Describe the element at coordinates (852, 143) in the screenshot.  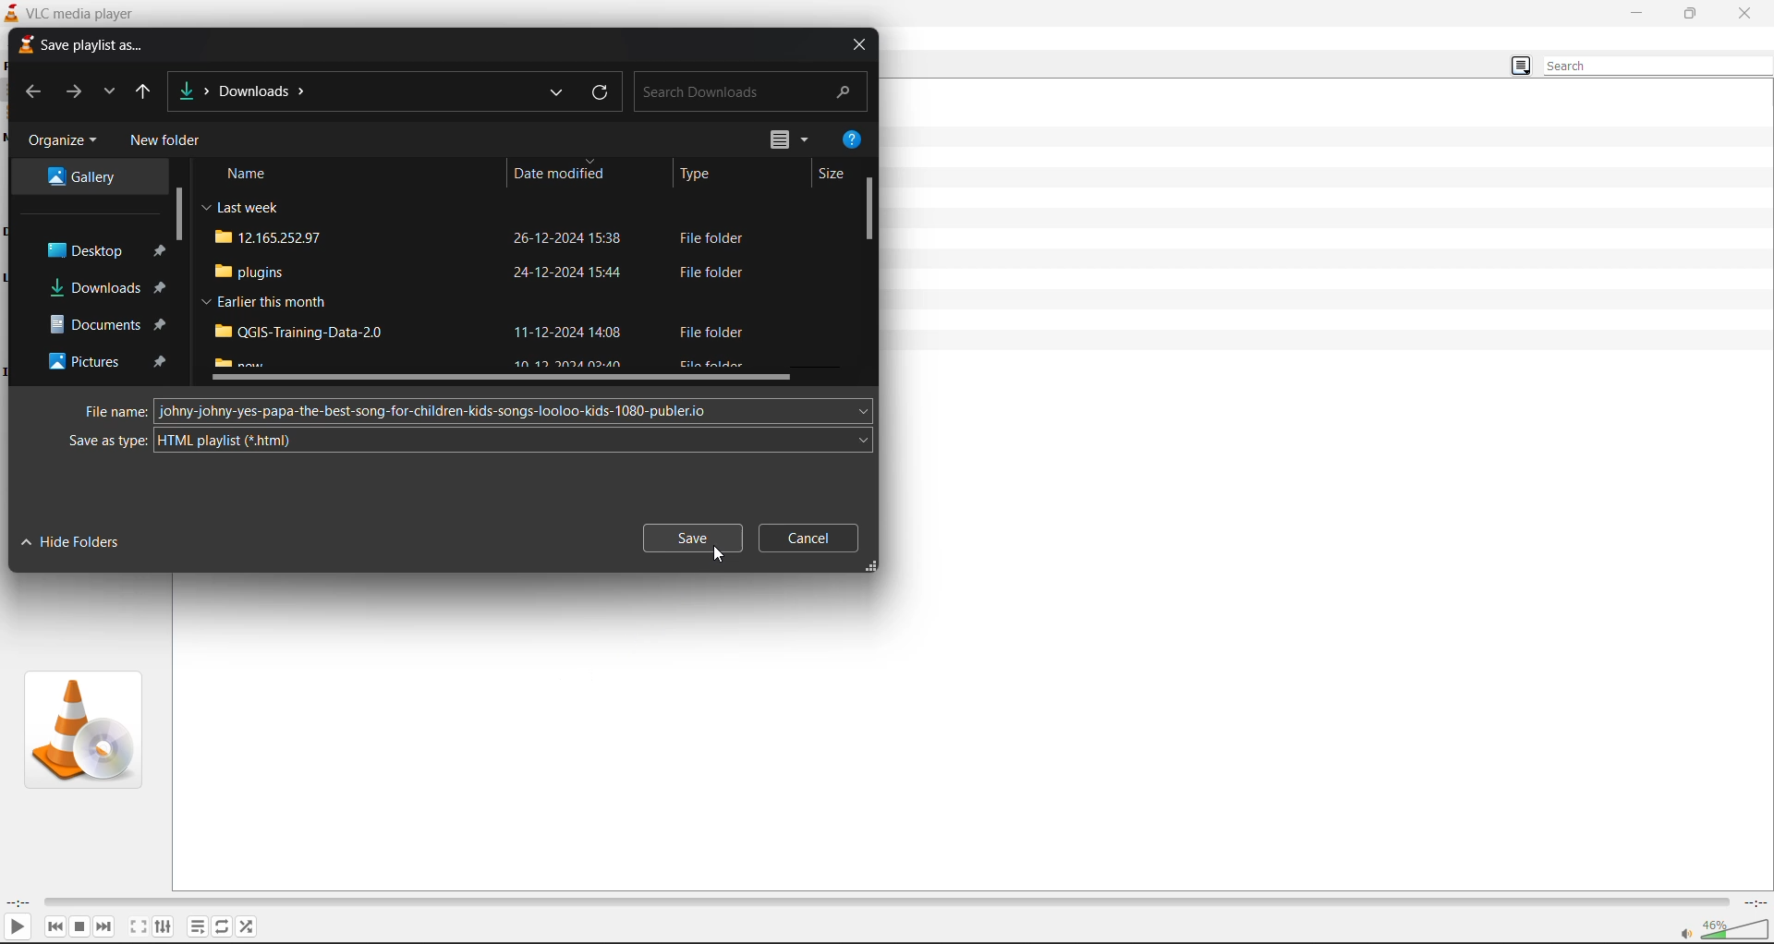
I see `help` at that location.